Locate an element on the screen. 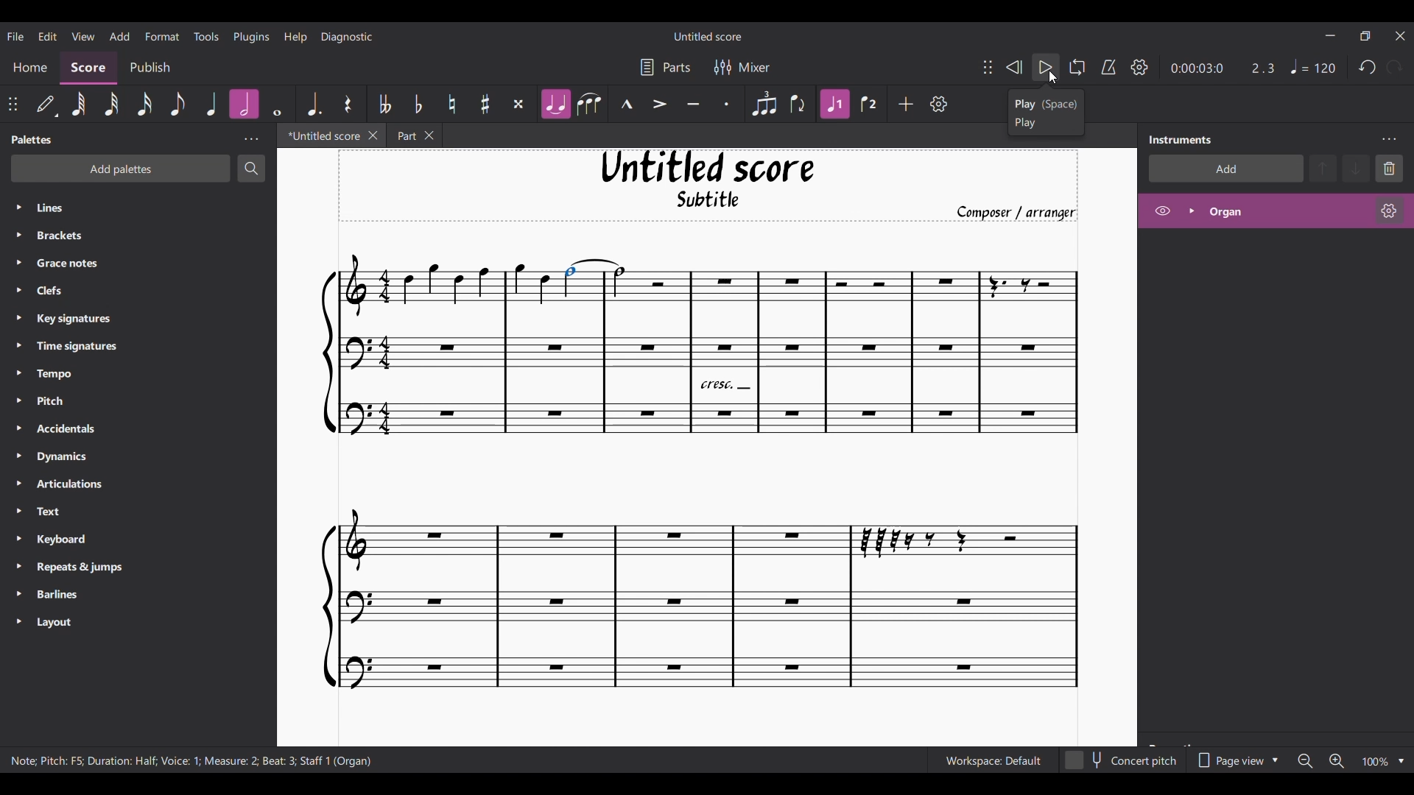 The height and width of the screenshot is (795, 1414). Page view options is located at coordinates (1235, 760).